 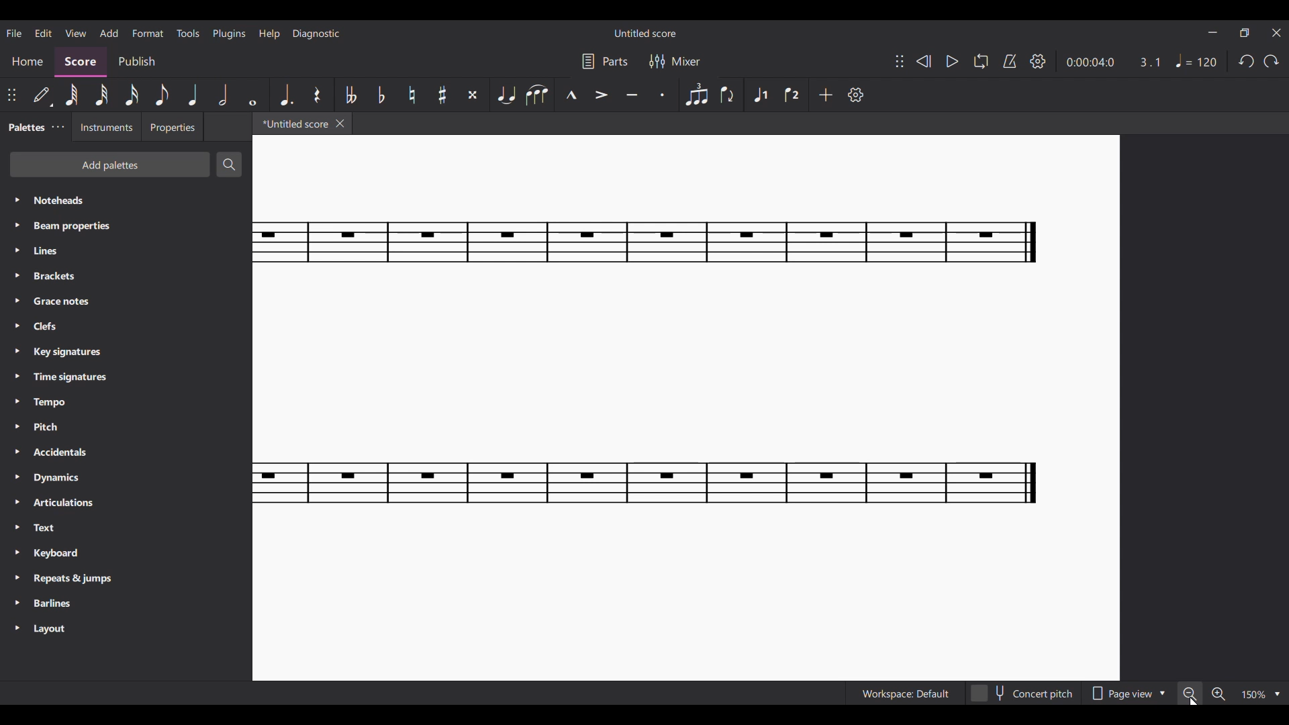 I want to click on Publish section, so click(x=138, y=62).